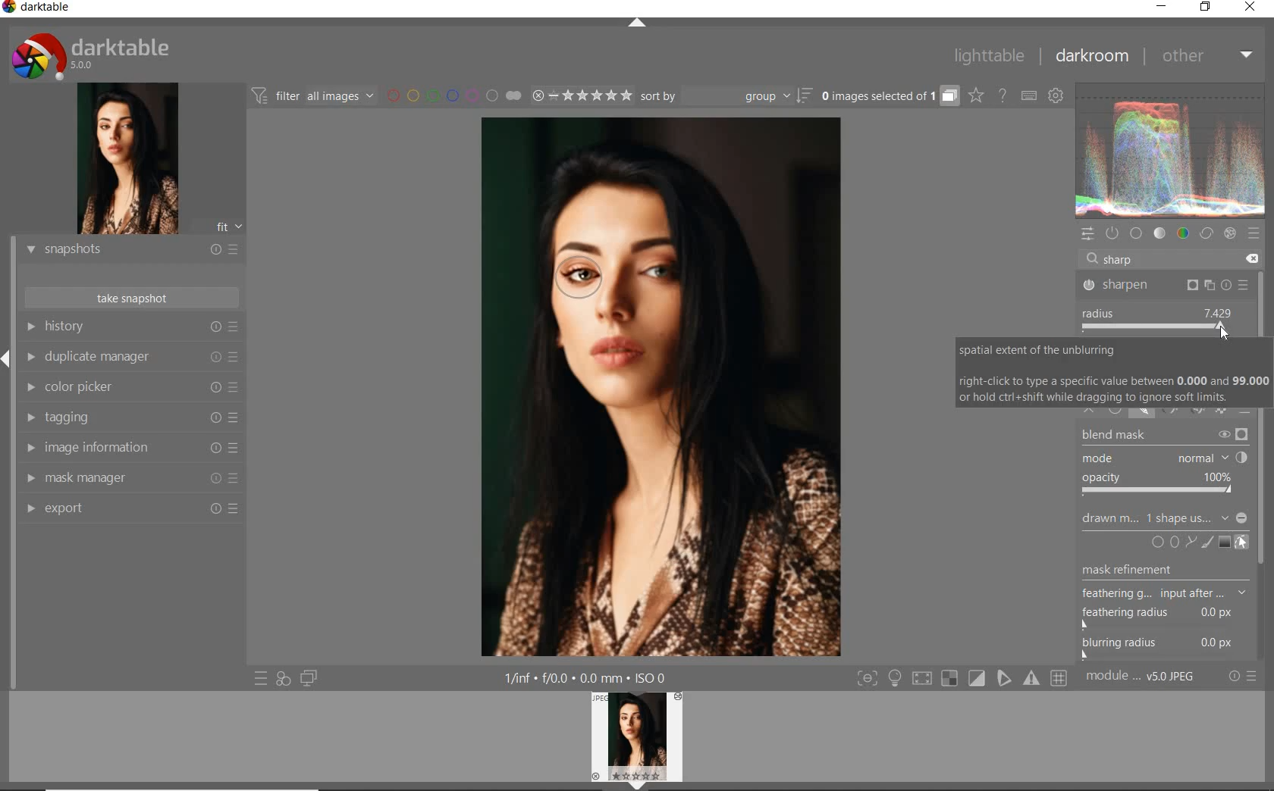  I want to click on Preview Image, so click(636, 736).